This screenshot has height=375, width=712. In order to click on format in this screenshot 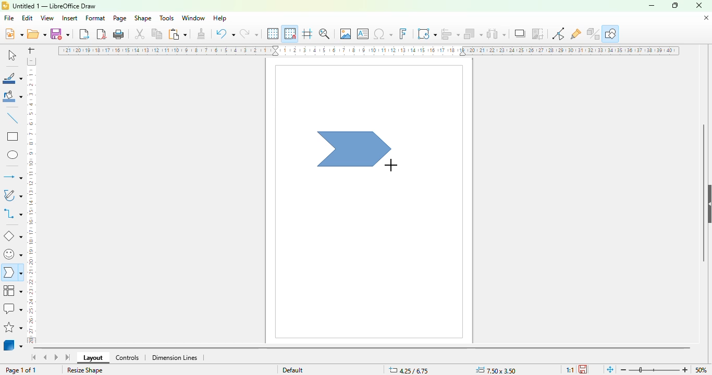, I will do `click(96, 18)`.